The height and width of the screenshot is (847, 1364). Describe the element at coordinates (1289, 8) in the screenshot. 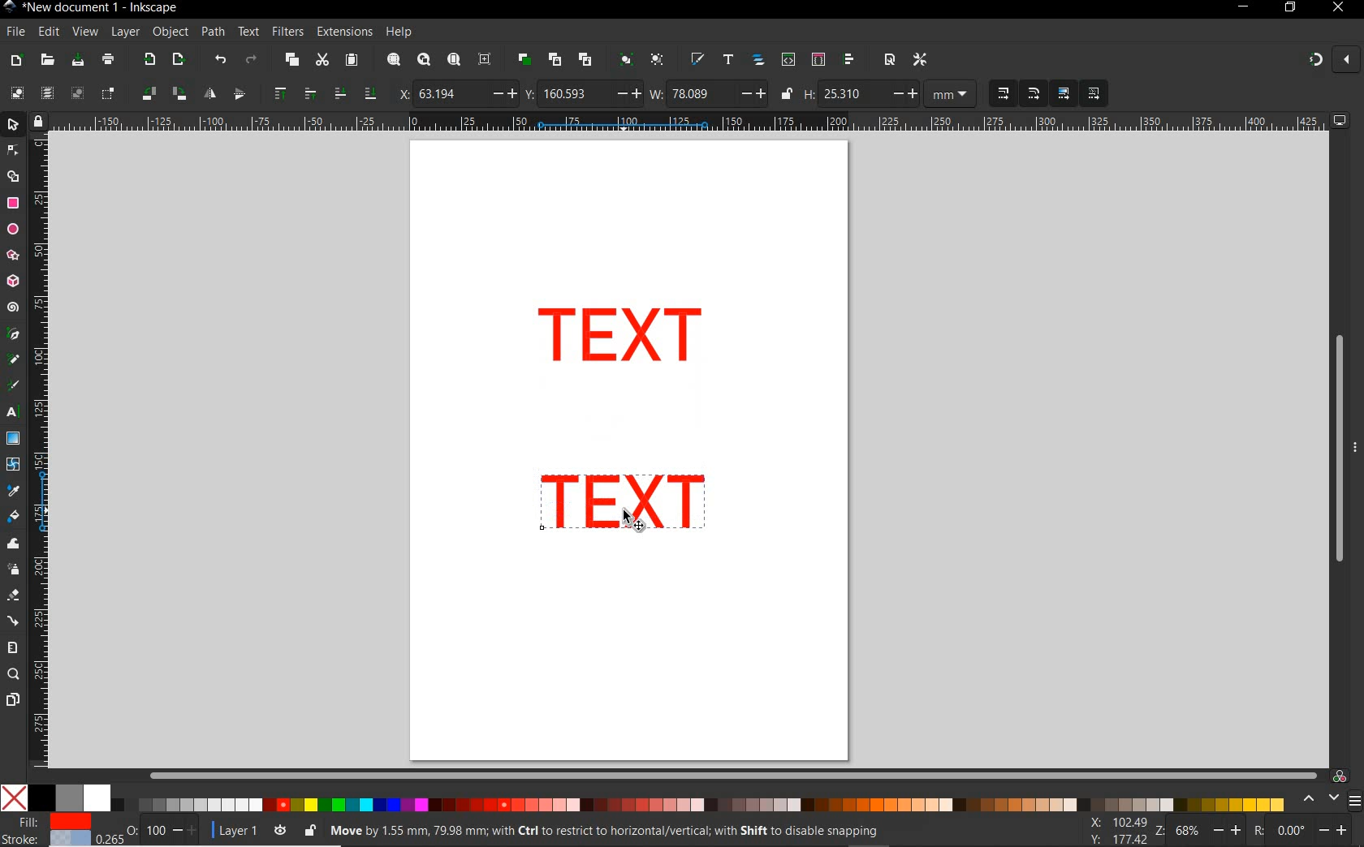

I see `RESTORE DOWN` at that location.